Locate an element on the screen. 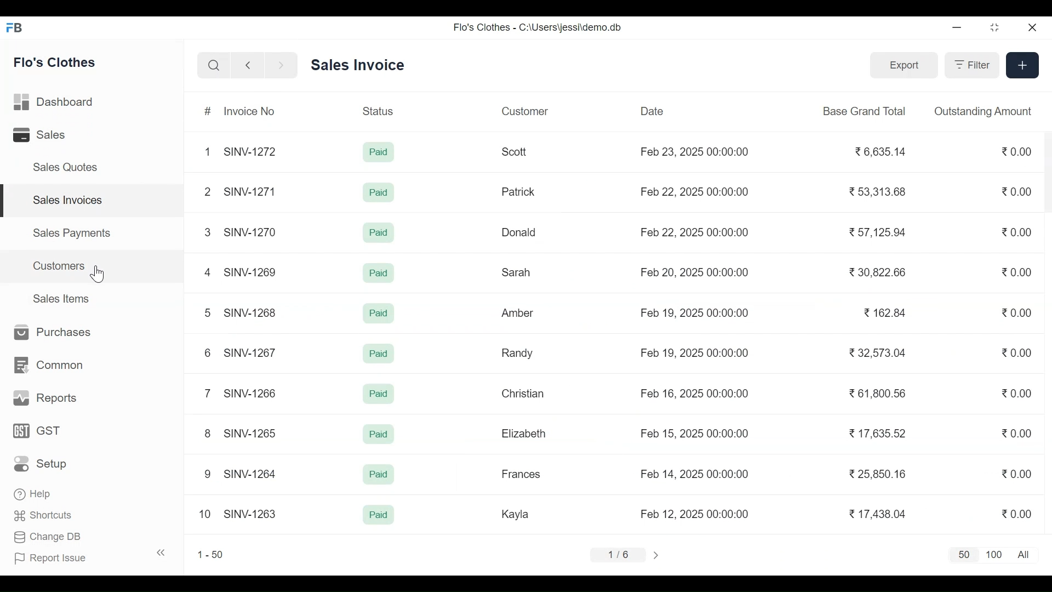 The height and width of the screenshot is (592, 1052). 1 is located at coordinates (208, 152).